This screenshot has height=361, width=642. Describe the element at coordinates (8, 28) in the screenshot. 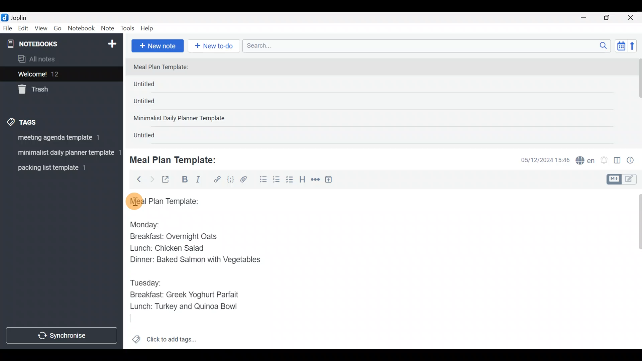

I see `File` at that location.